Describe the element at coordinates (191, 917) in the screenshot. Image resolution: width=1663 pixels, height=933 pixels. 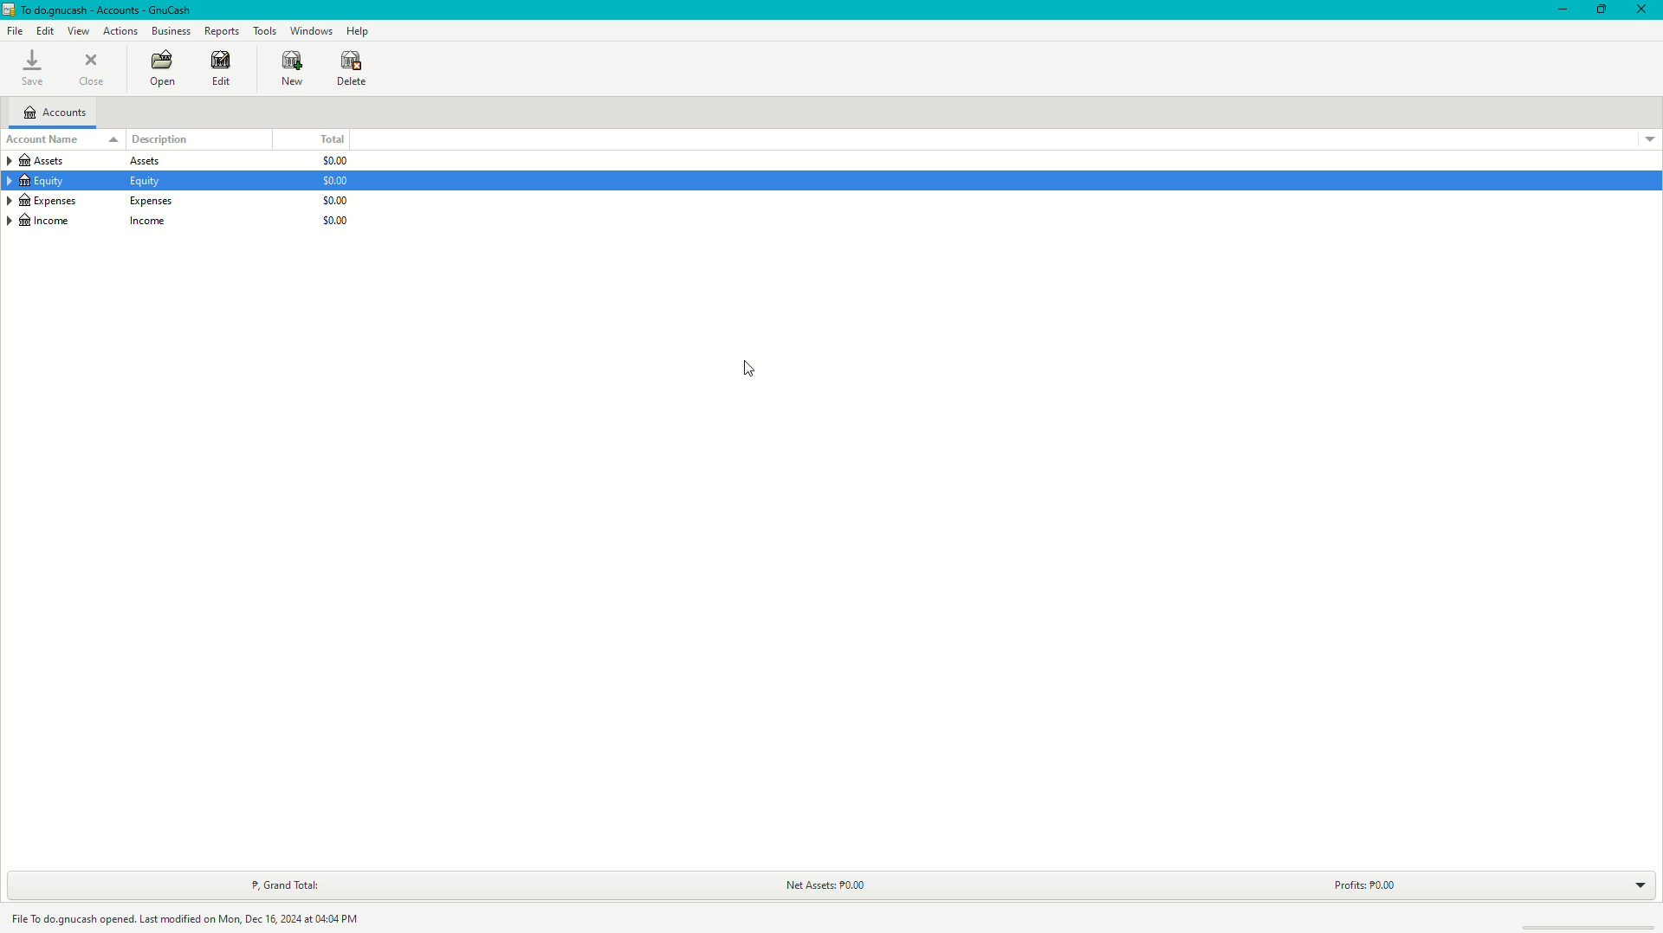
I see `Save notification` at that location.